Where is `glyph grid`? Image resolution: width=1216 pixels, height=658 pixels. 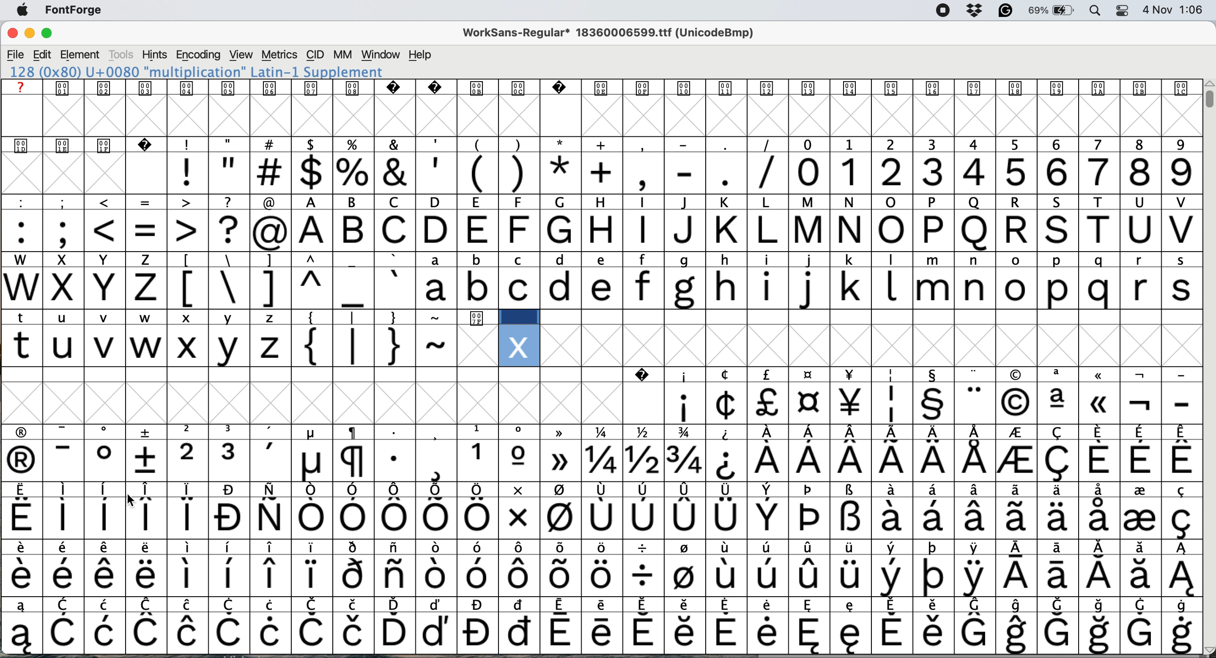
glyph grid is located at coordinates (873, 346).